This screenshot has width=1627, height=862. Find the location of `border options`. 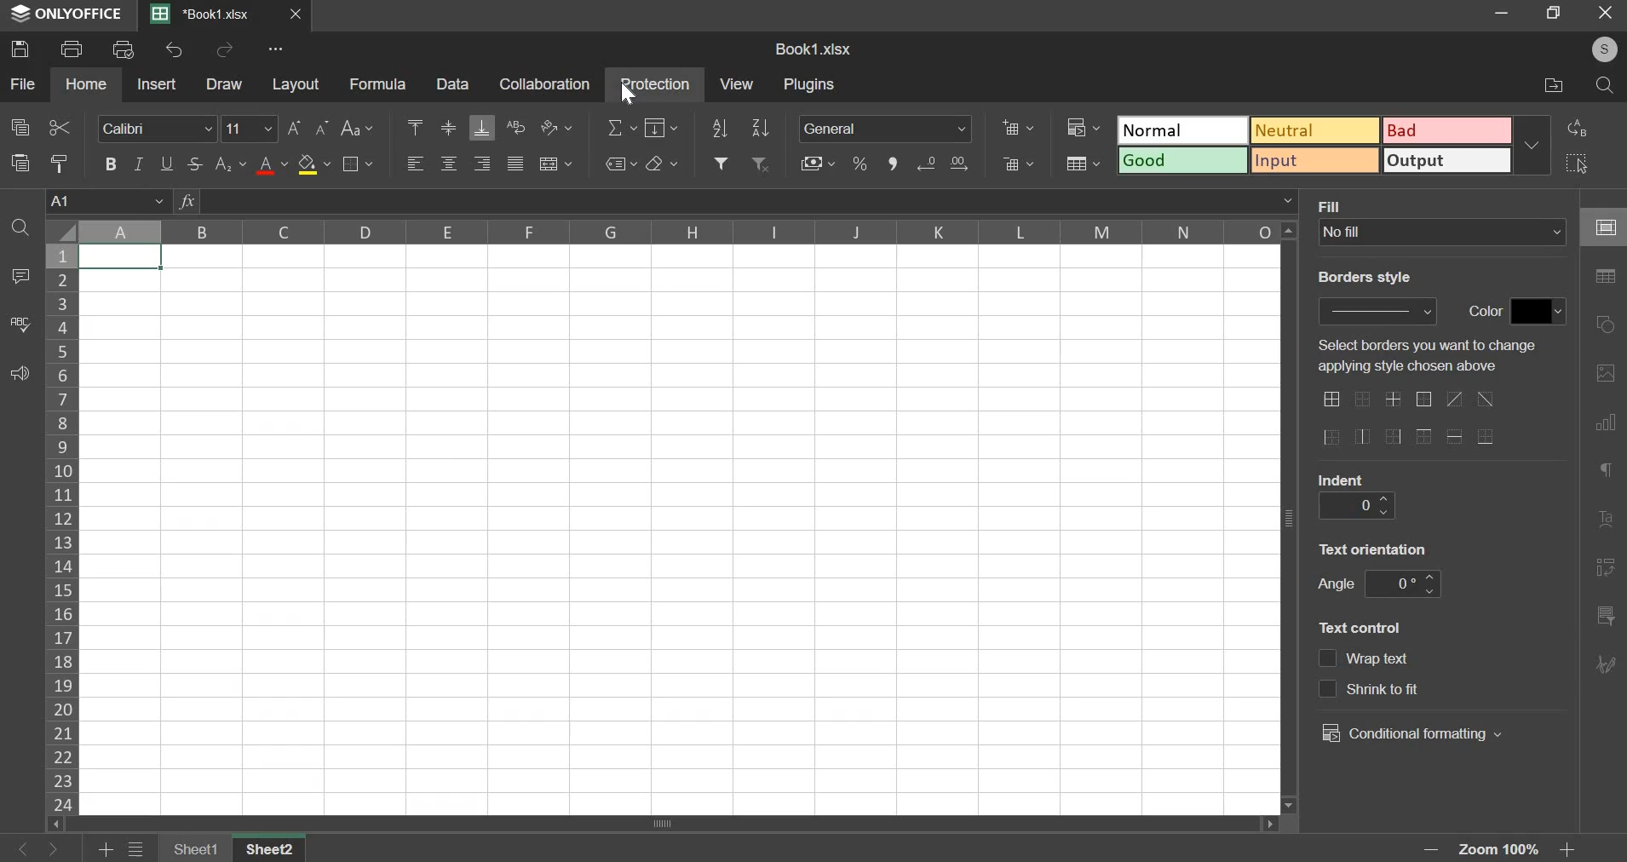

border options is located at coordinates (1485, 437).